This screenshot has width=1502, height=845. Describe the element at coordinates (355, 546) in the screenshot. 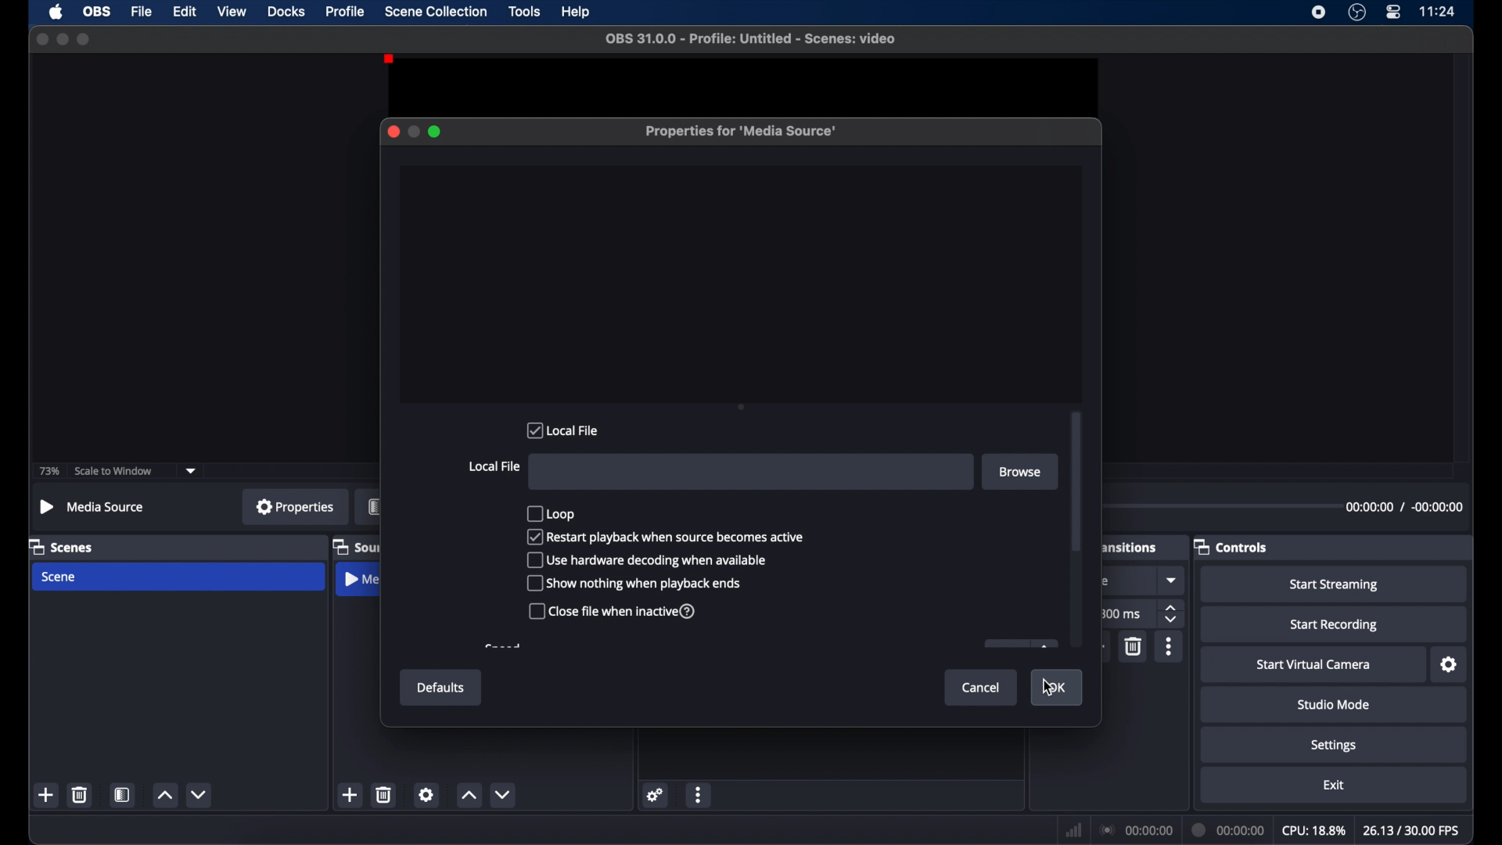

I see `sources` at that location.